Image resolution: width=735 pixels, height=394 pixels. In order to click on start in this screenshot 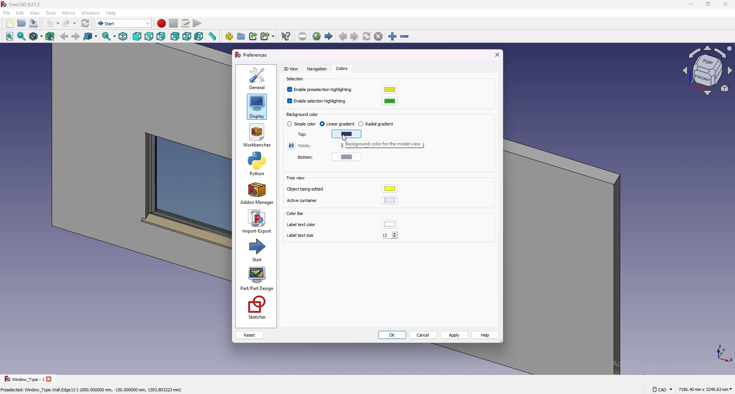, I will do `click(258, 249)`.